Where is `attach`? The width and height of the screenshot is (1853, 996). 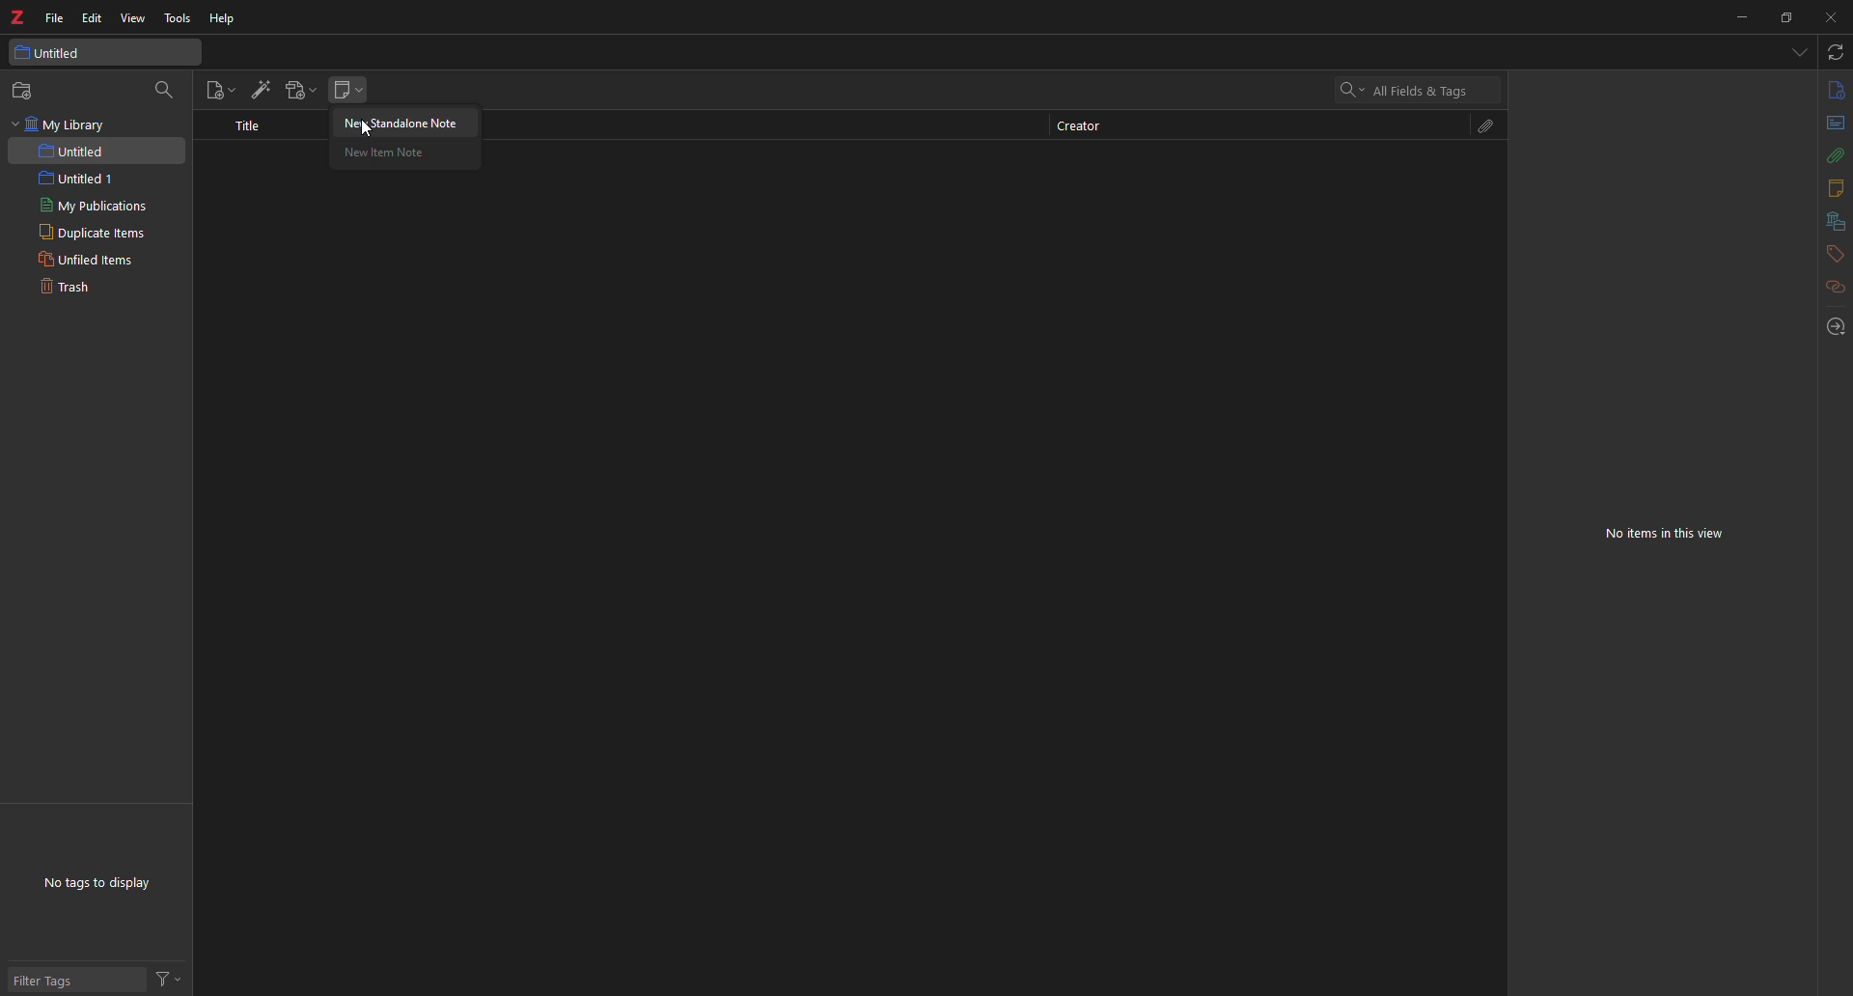 attach is located at coordinates (1486, 125).